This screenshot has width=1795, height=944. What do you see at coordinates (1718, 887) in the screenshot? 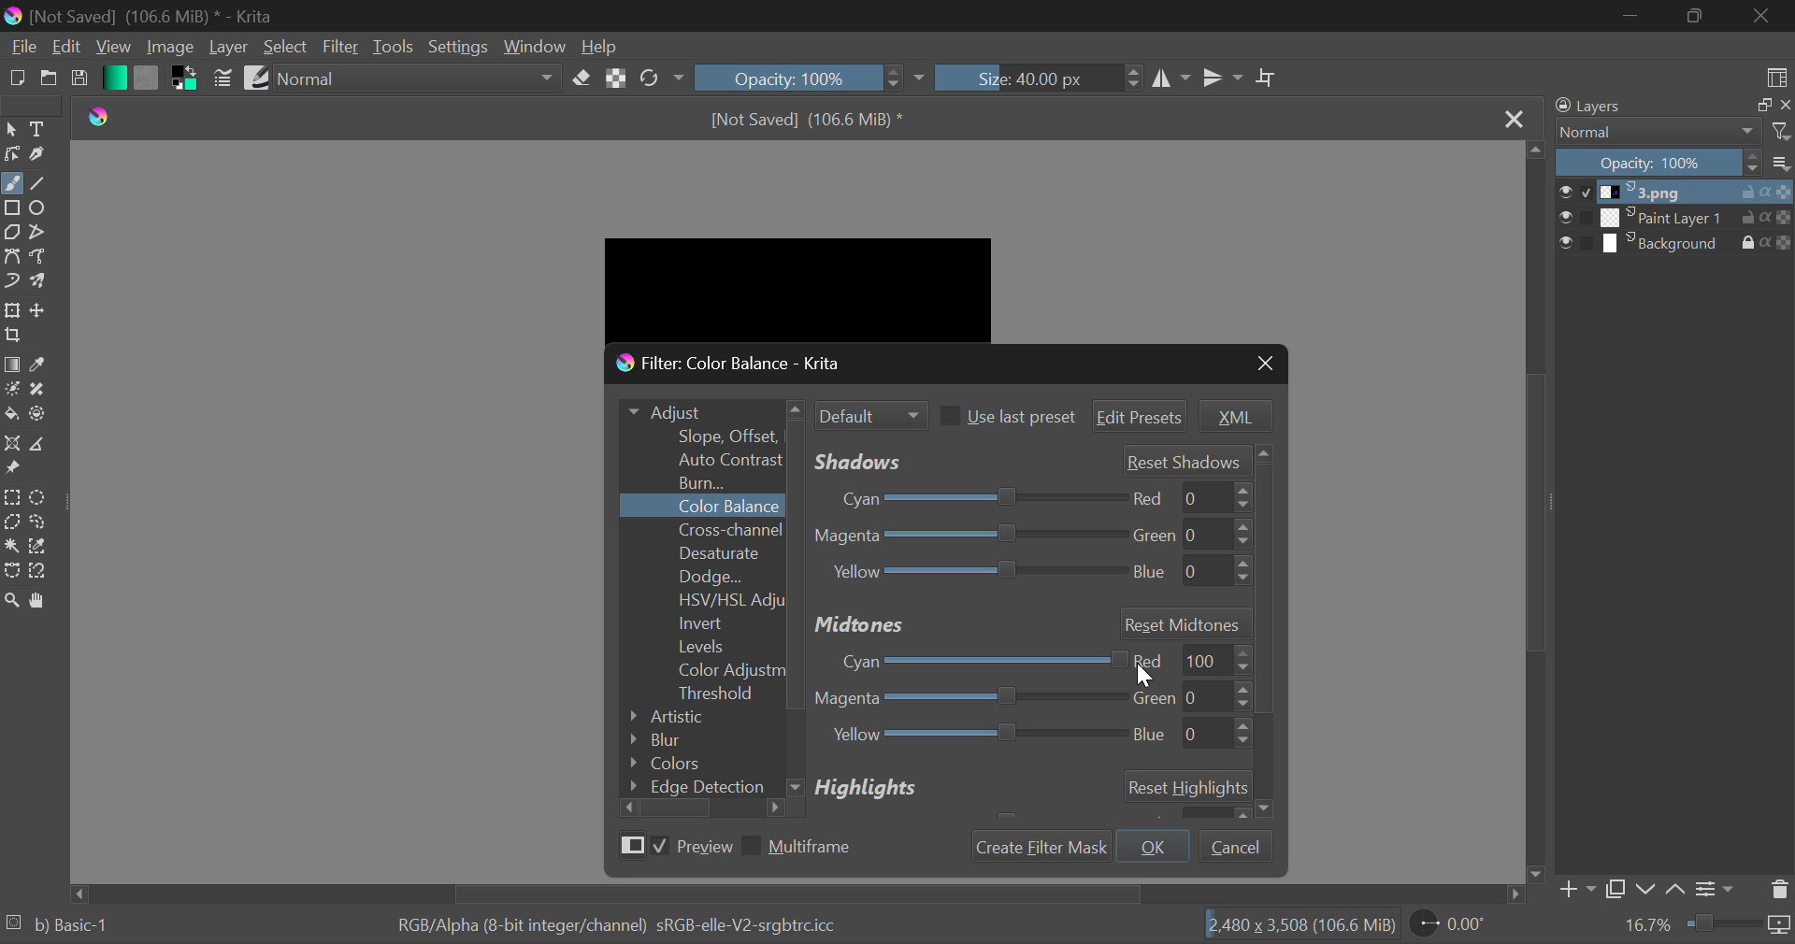
I see `Settings` at bounding box center [1718, 887].